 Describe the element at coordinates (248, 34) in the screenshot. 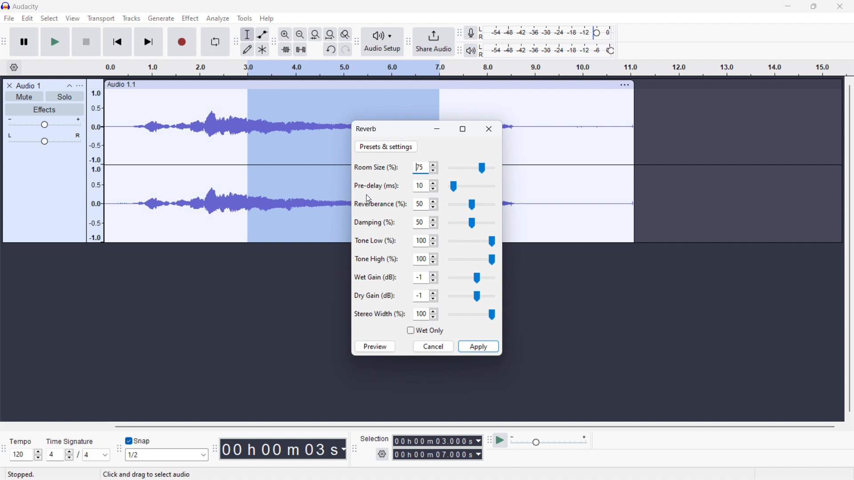

I see `selection tool` at that location.